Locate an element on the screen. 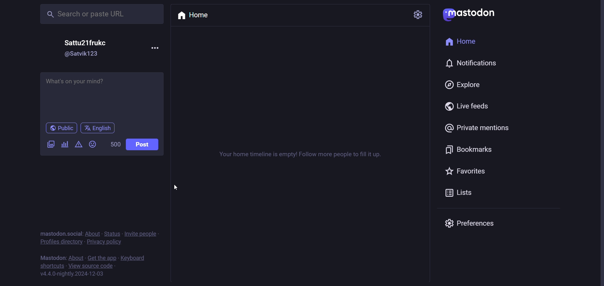 The height and width of the screenshot is (286, 604). post is located at coordinates (142, 145).